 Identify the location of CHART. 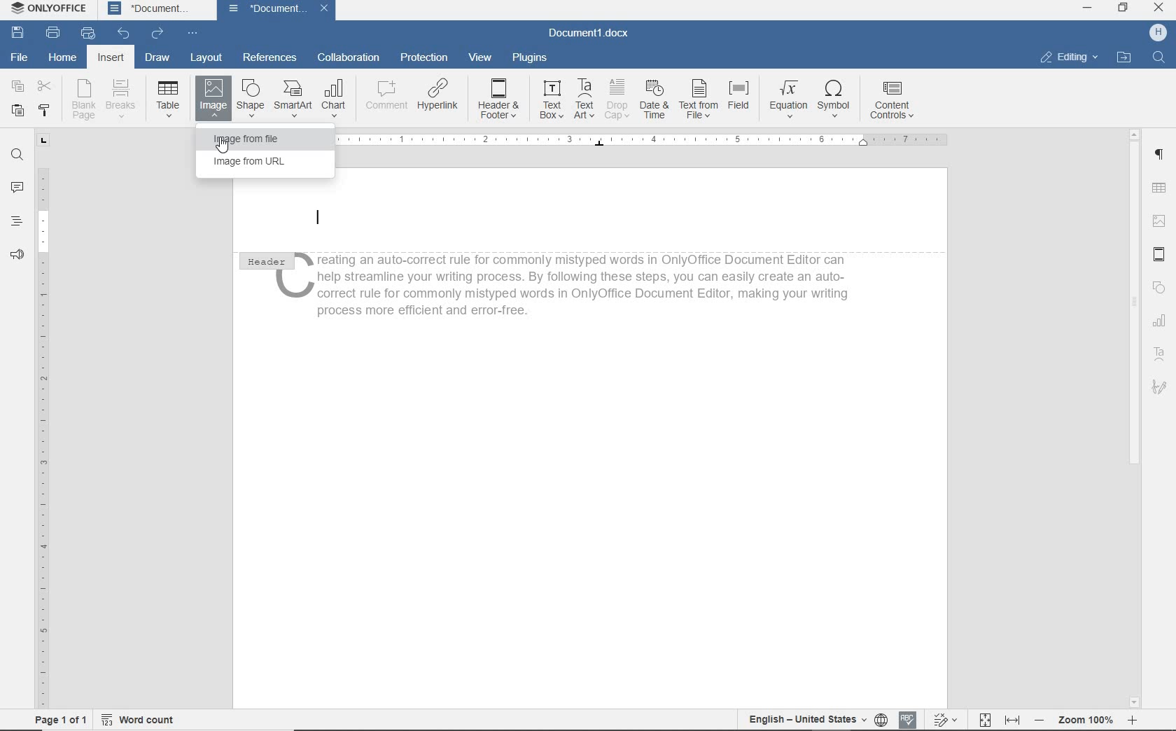
(336, 101).